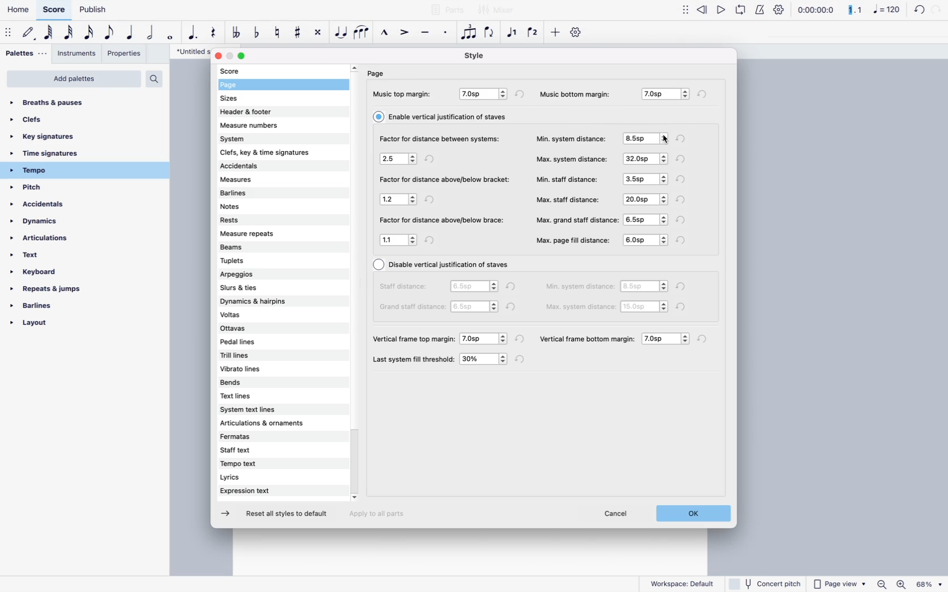 The width and height of the screenshot is (948, 592). I want to click on double toggle flat, so click(238, 33).